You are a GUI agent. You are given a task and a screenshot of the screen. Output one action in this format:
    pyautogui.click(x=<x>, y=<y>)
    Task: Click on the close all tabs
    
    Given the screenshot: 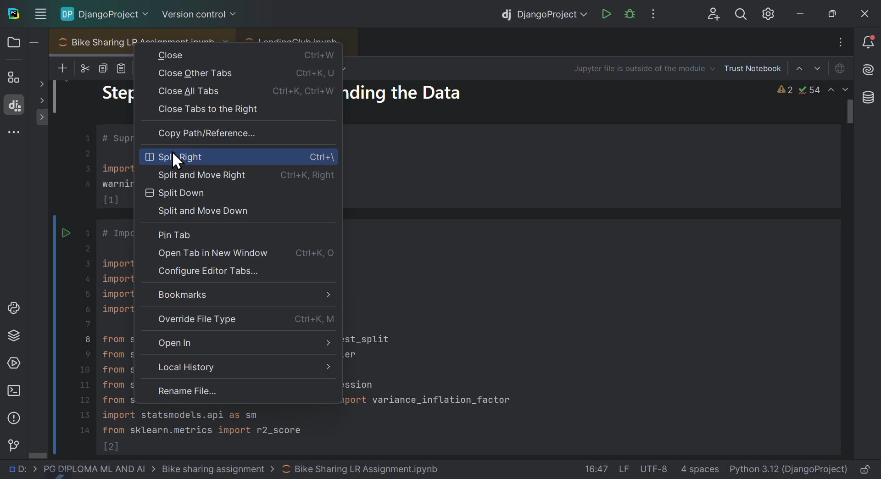 What is the action you would take?
    pyautogui.click(x=241, y=90)
    